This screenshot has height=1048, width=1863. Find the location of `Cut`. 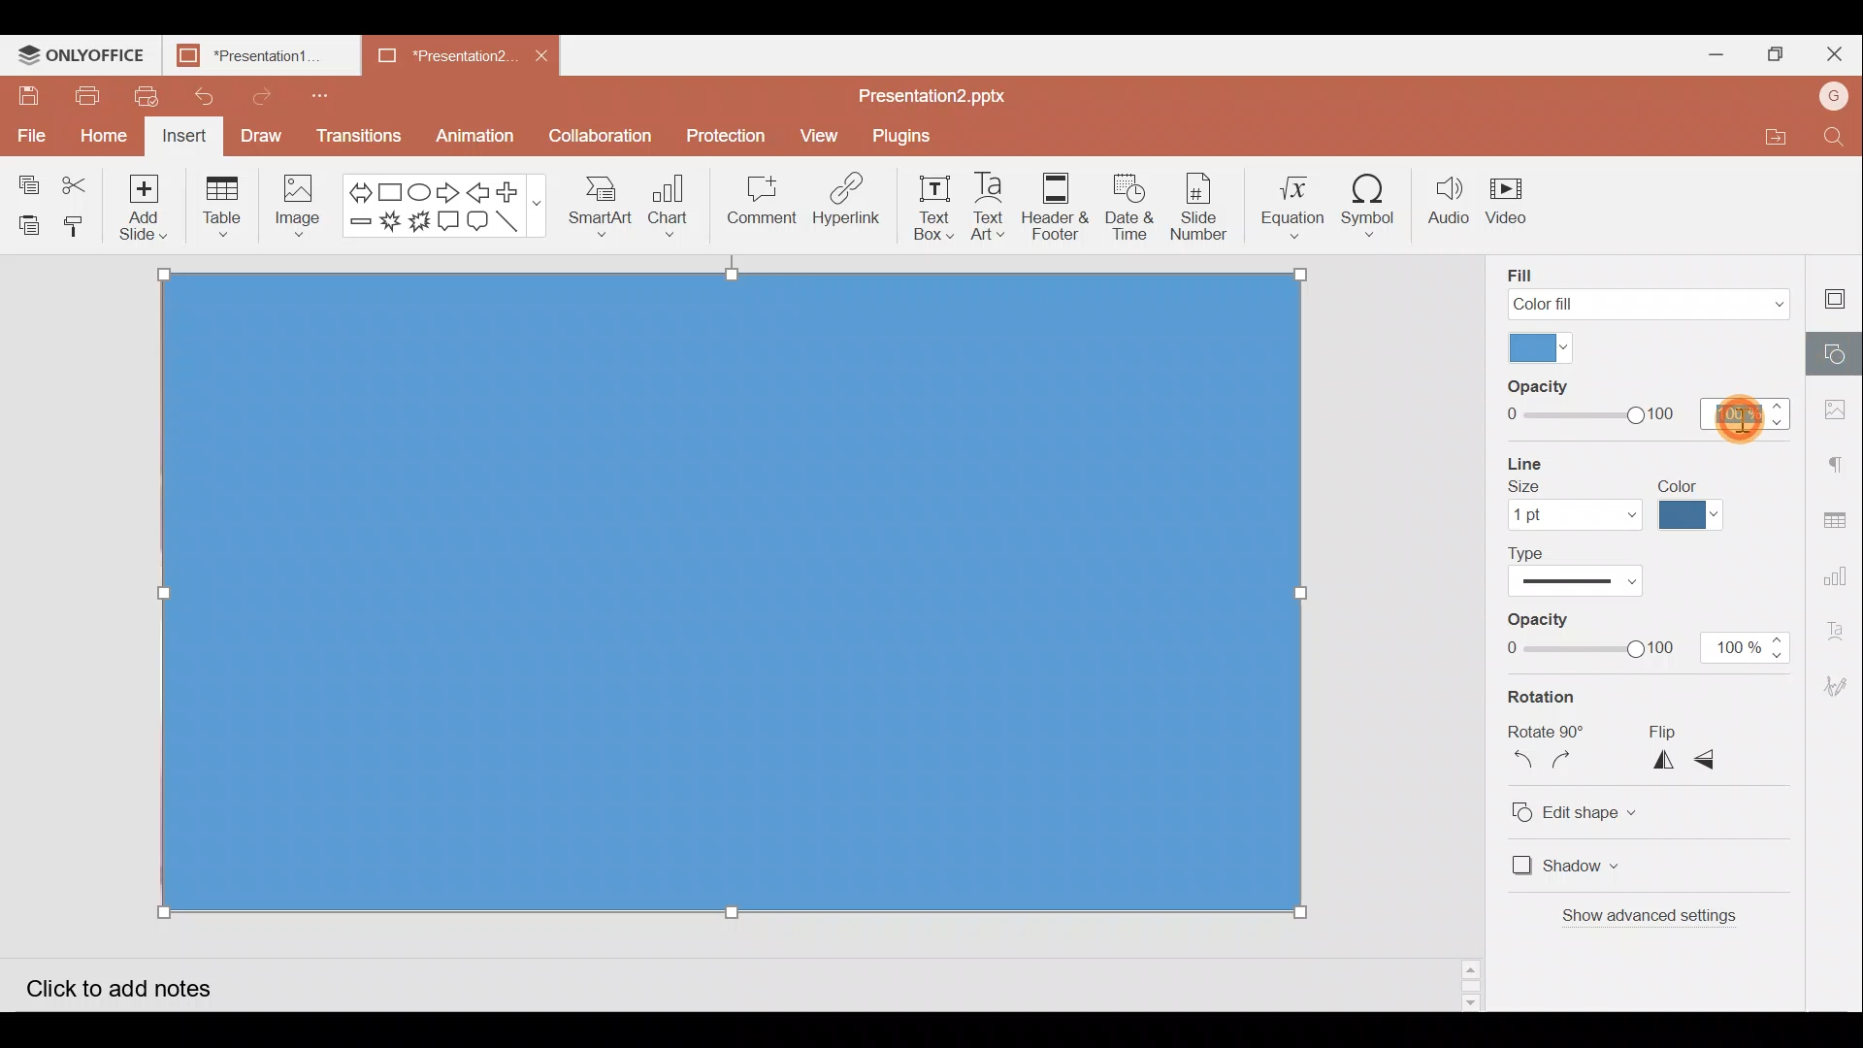

Cut is located at coordinates (78, 180).